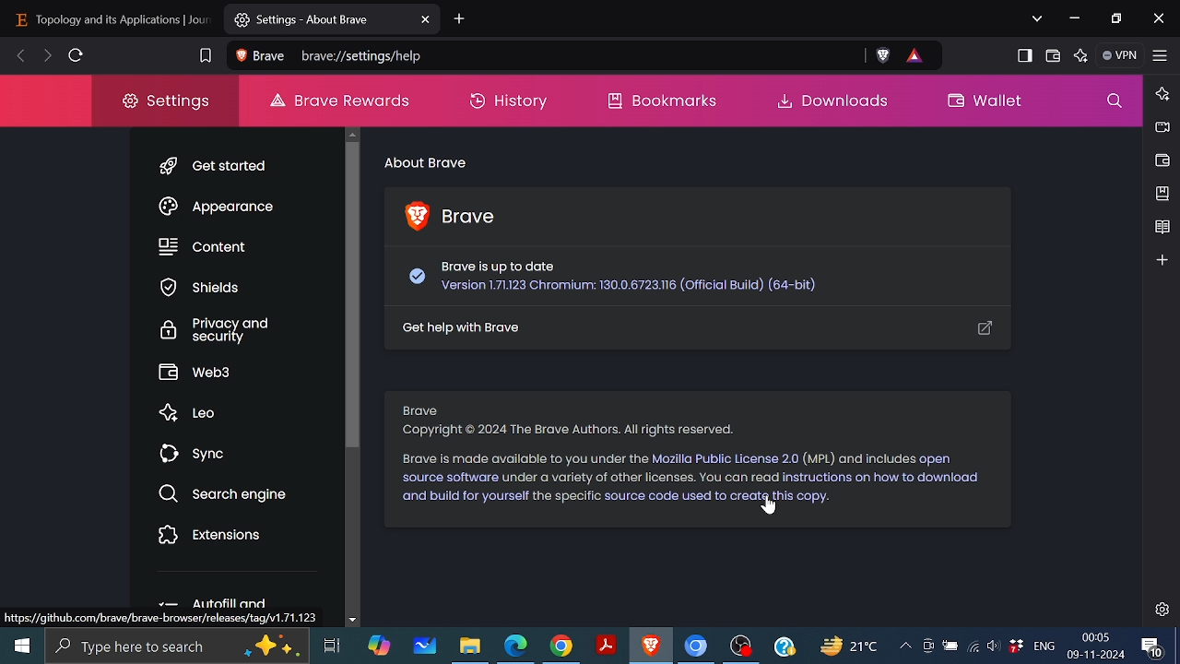 The height and width of the screenshot is (664, 1180). Describe the element at coordinates (1160, 18) in the screenshot. I see `Close window` at that location.